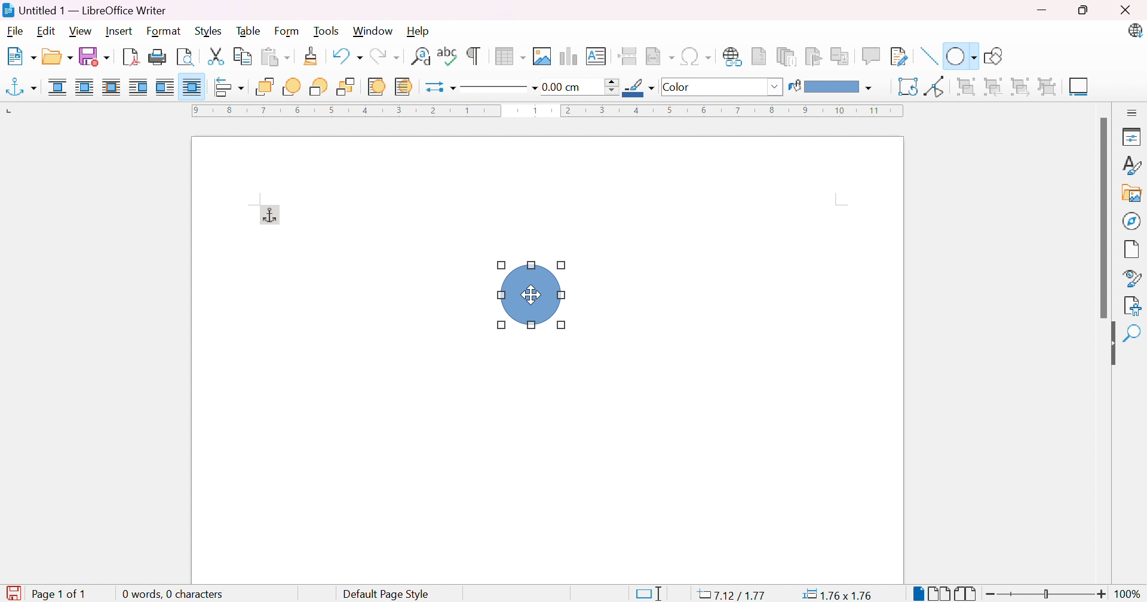 This screenshot has height=602, width=1147. Describe the element at coordinates (936, 87) in the screenshot. I see `Toggle point edit mode` at that location.